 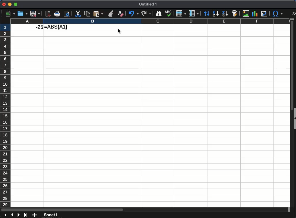 I want to click on pdf reader, so click(x=48, y=14).